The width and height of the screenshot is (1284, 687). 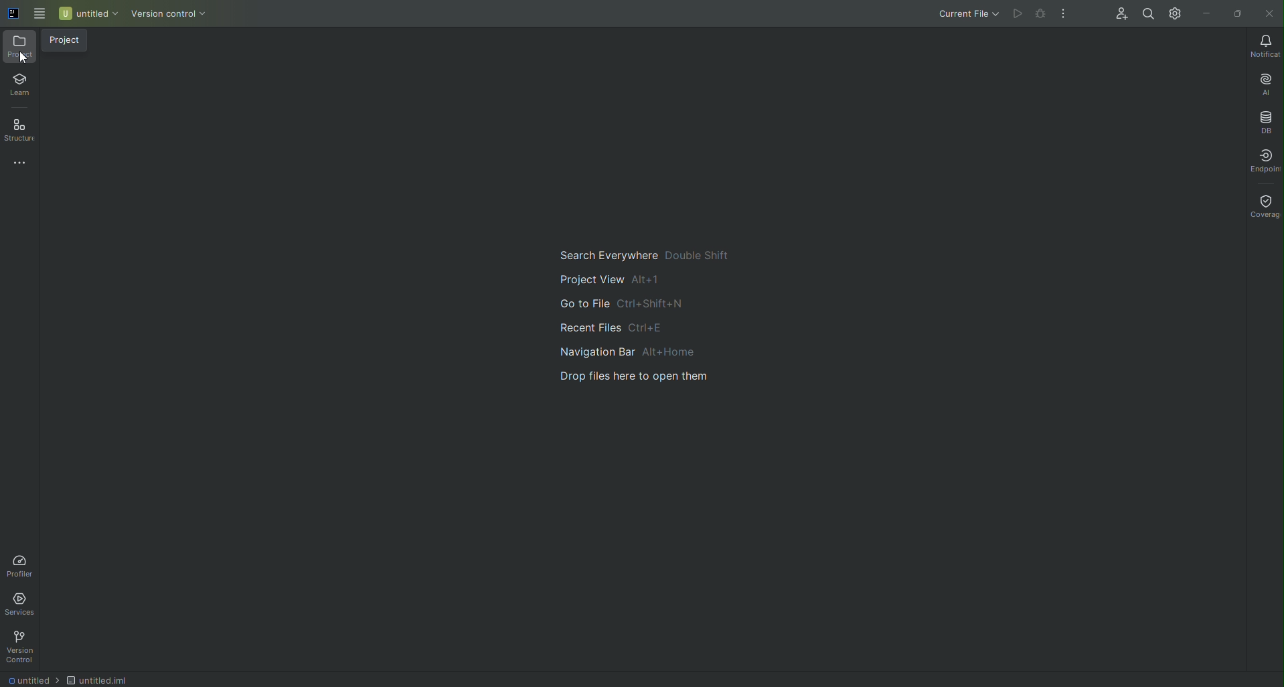 I want to click on Cannot run code, so click(x=1042, y=14).